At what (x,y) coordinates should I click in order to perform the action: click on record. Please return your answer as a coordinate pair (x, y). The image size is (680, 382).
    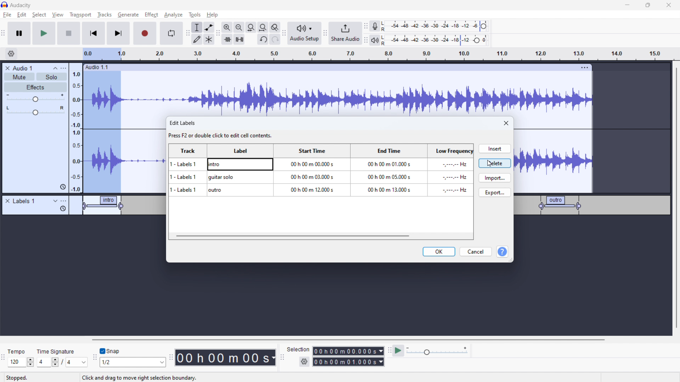
    Looking at the image, I should click on (145, 33).